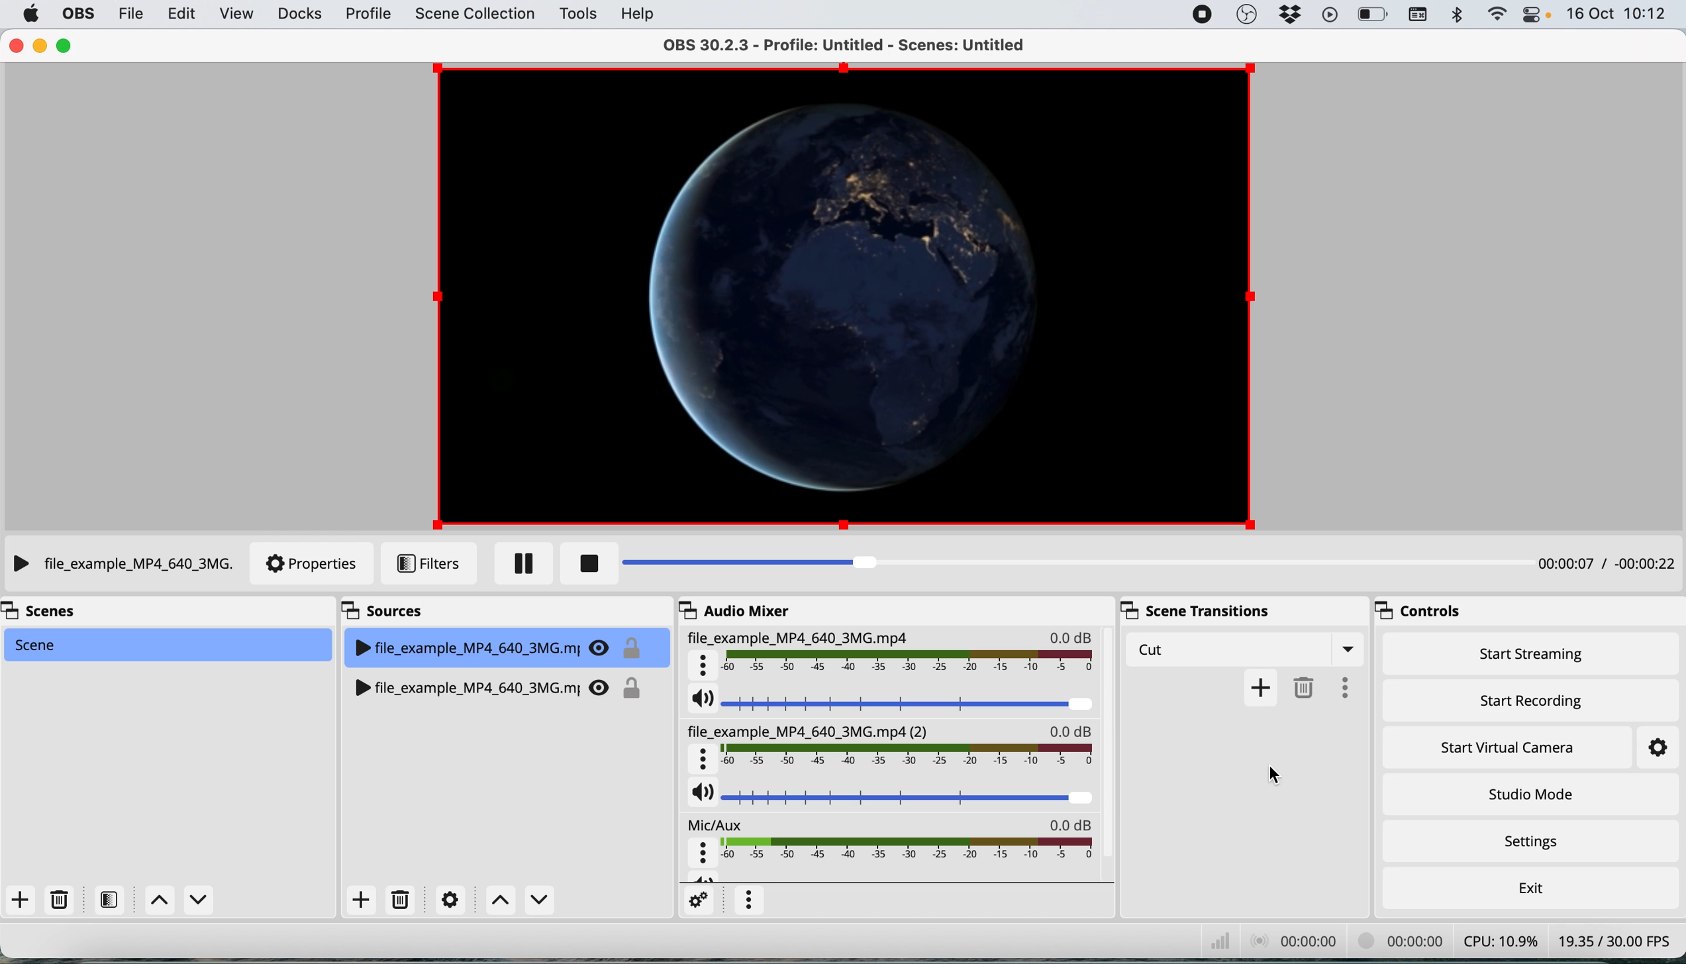 The width and height of the screenshot is (1686, 964). What do you see at coordinates (827, 44) in the screenshot?
I see `OBS 30.2.3 - Profile: Untitled - Scenes: Untitled` at bounding box center [827, 44].